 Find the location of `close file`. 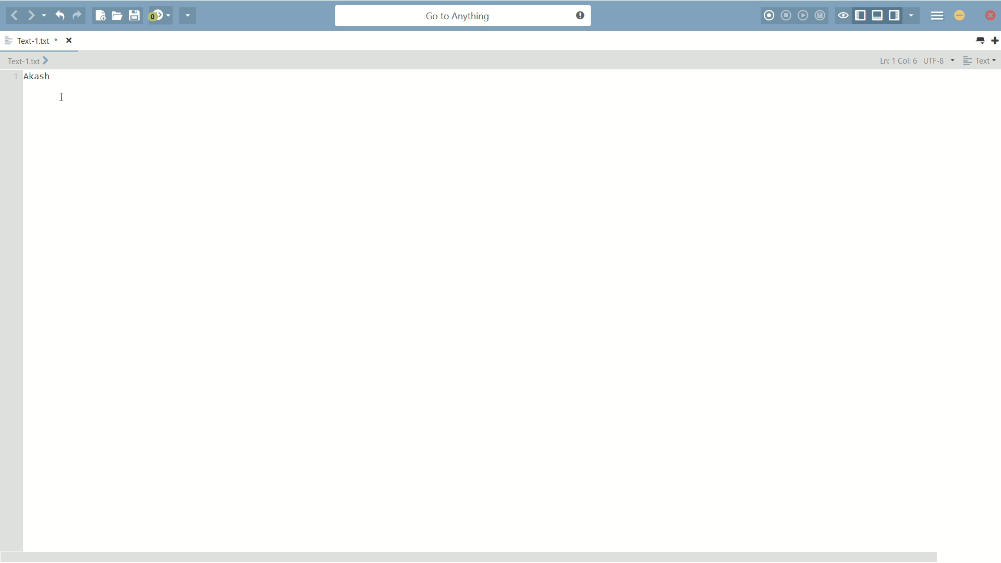

close file is located at coordinates (69, 40).